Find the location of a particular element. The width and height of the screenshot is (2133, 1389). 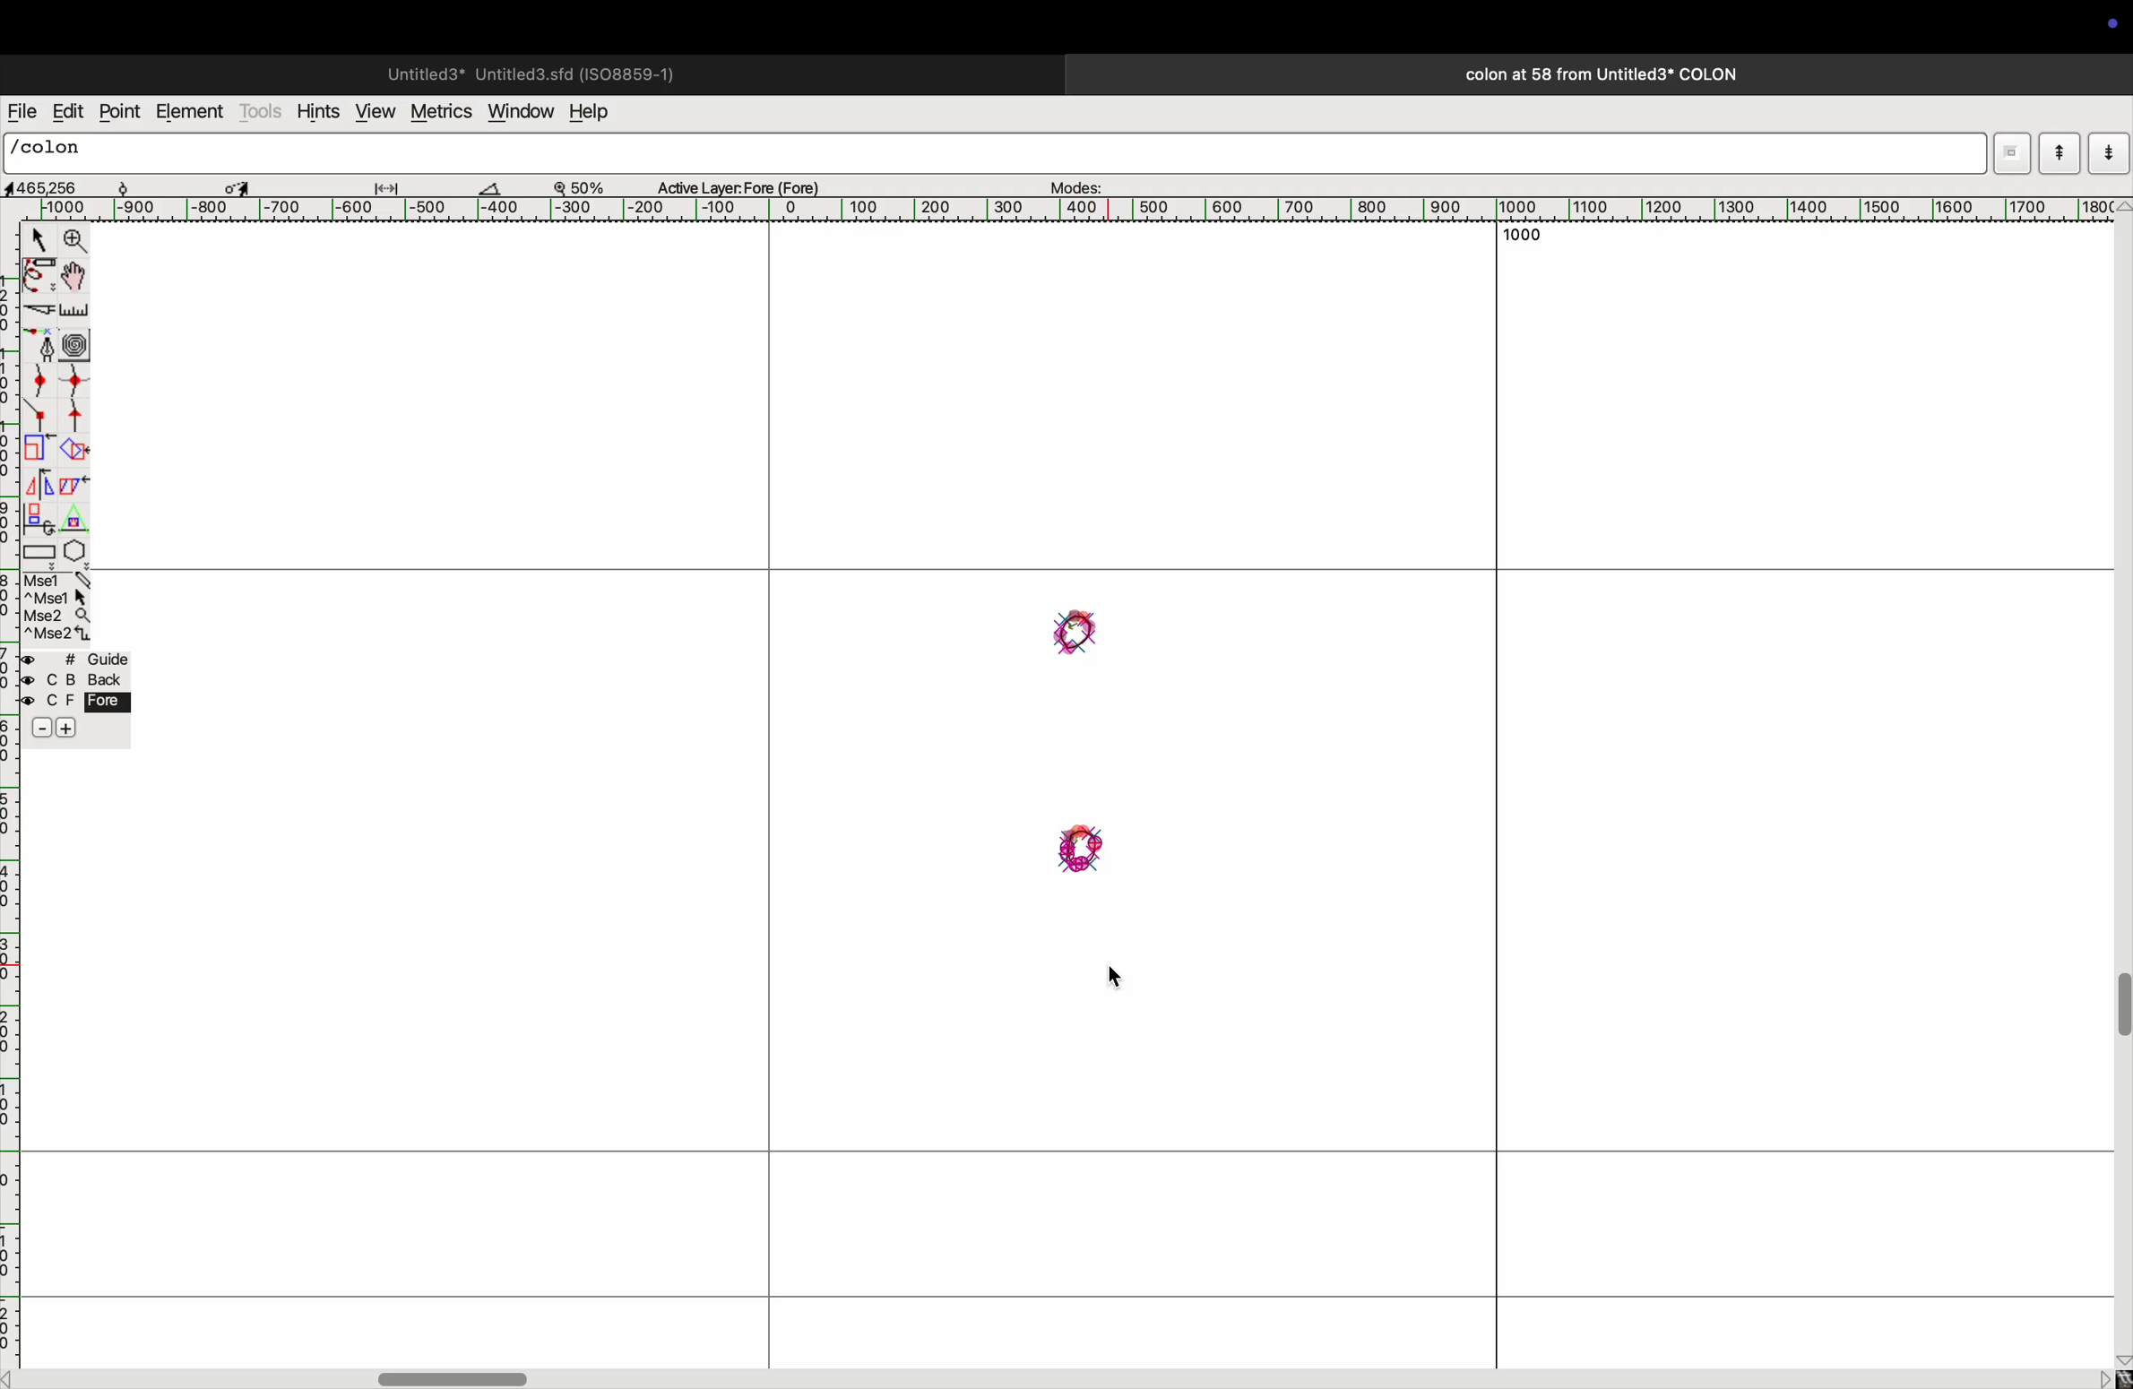

point is located at coordinates (123, 113).